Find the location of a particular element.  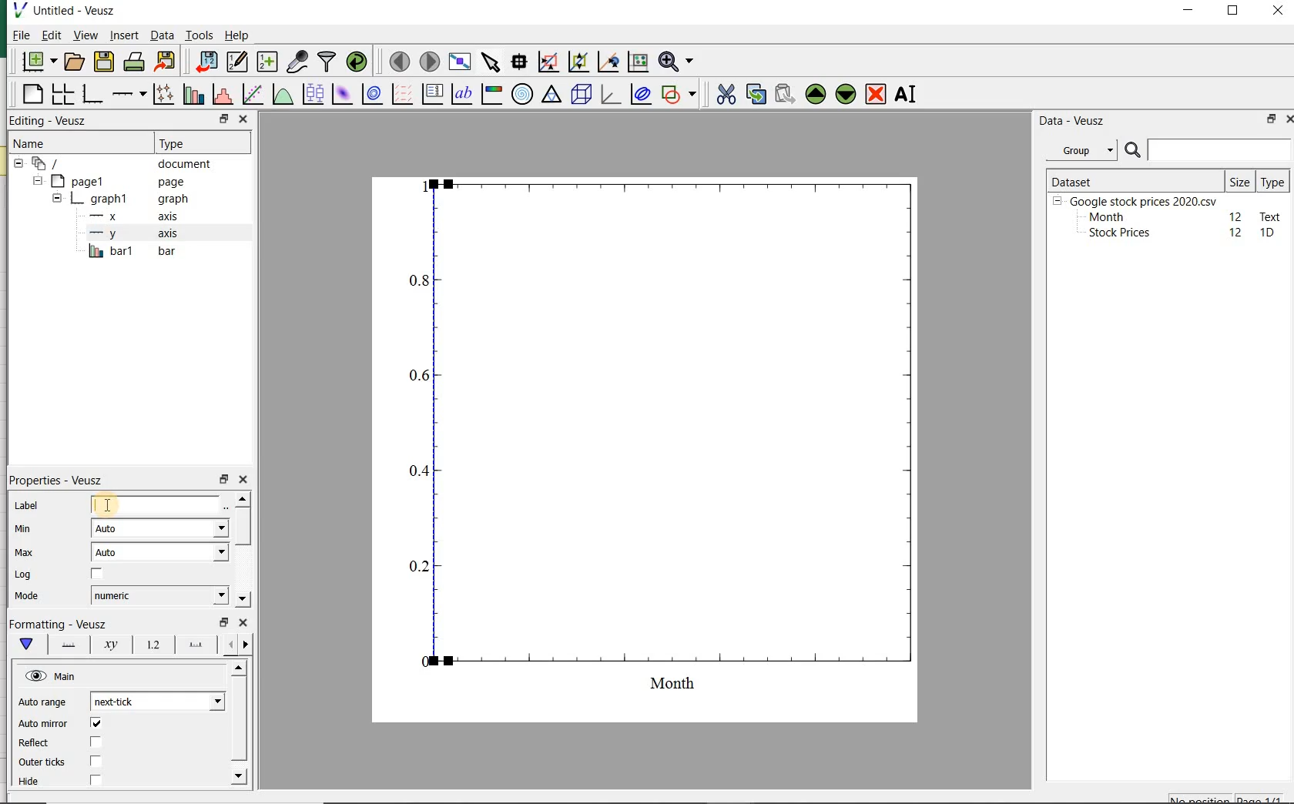

check/uncheck is located at coordinates (96, 576).